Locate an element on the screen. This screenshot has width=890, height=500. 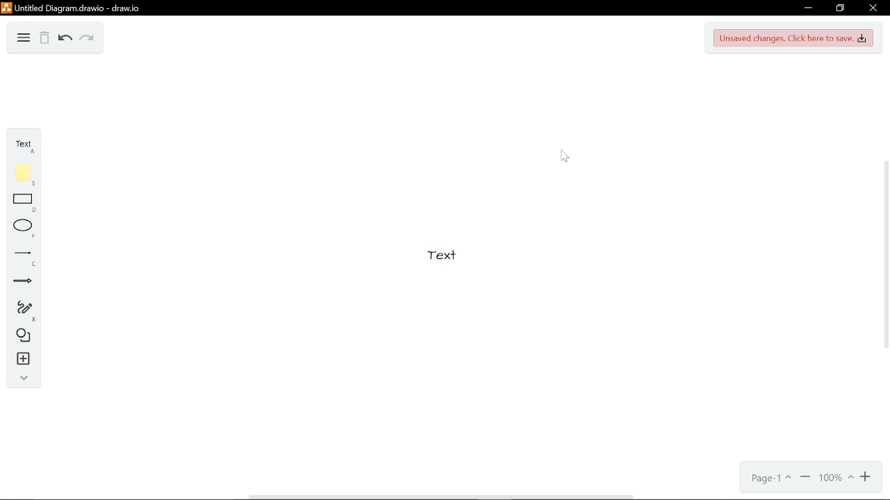
Arrow is located at coordinates (20, 283).